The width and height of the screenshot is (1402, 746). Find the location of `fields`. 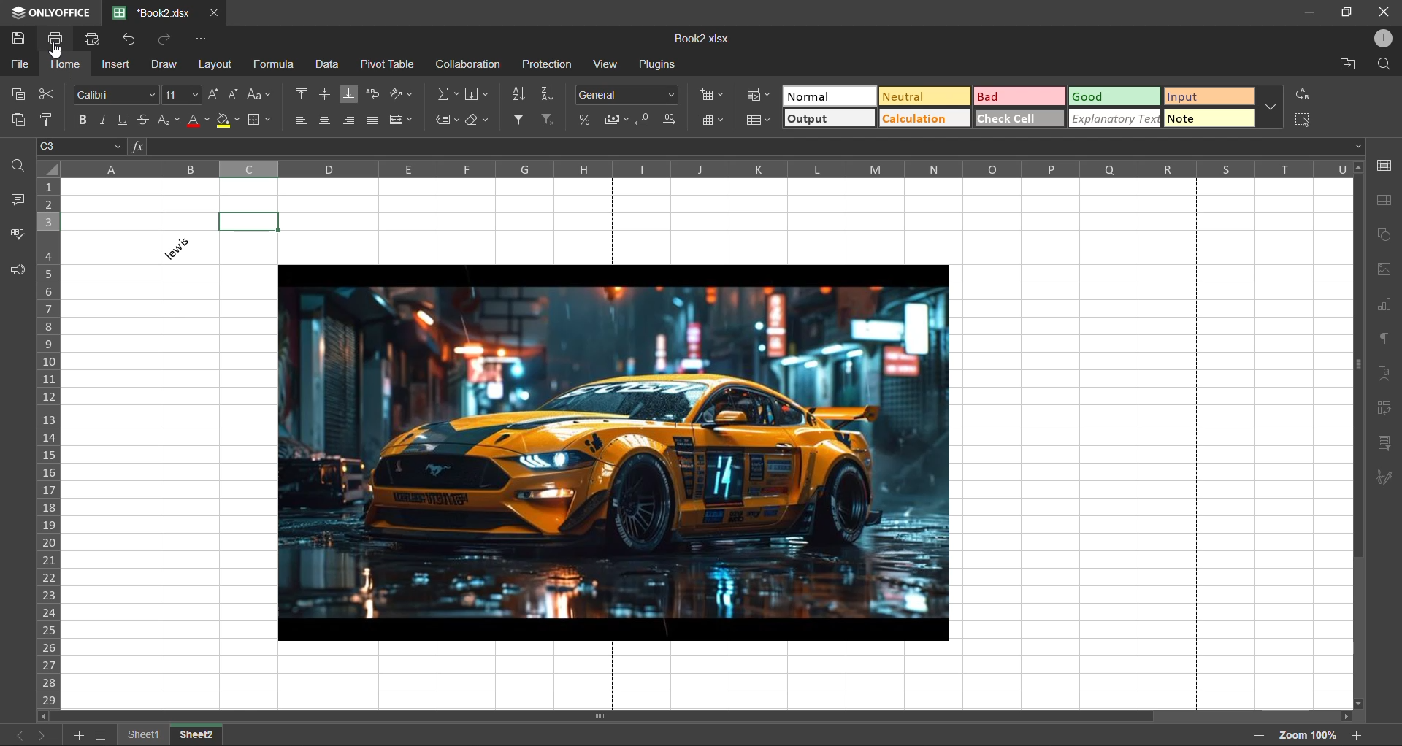

fields is located at coordinates (478, 94).